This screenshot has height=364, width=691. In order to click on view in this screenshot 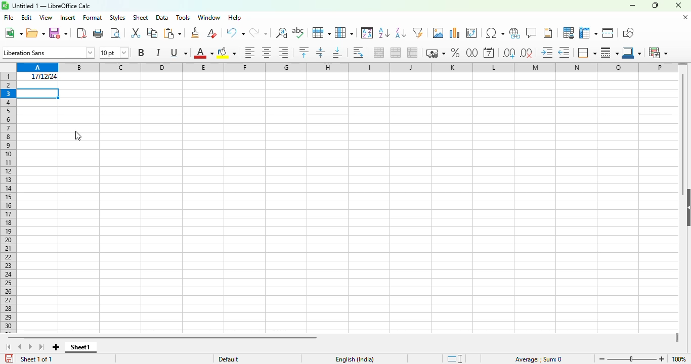, I will do `click(46, 17)`.